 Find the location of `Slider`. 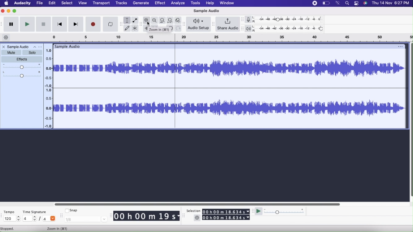

Slider is located at coordinates (411, 119).